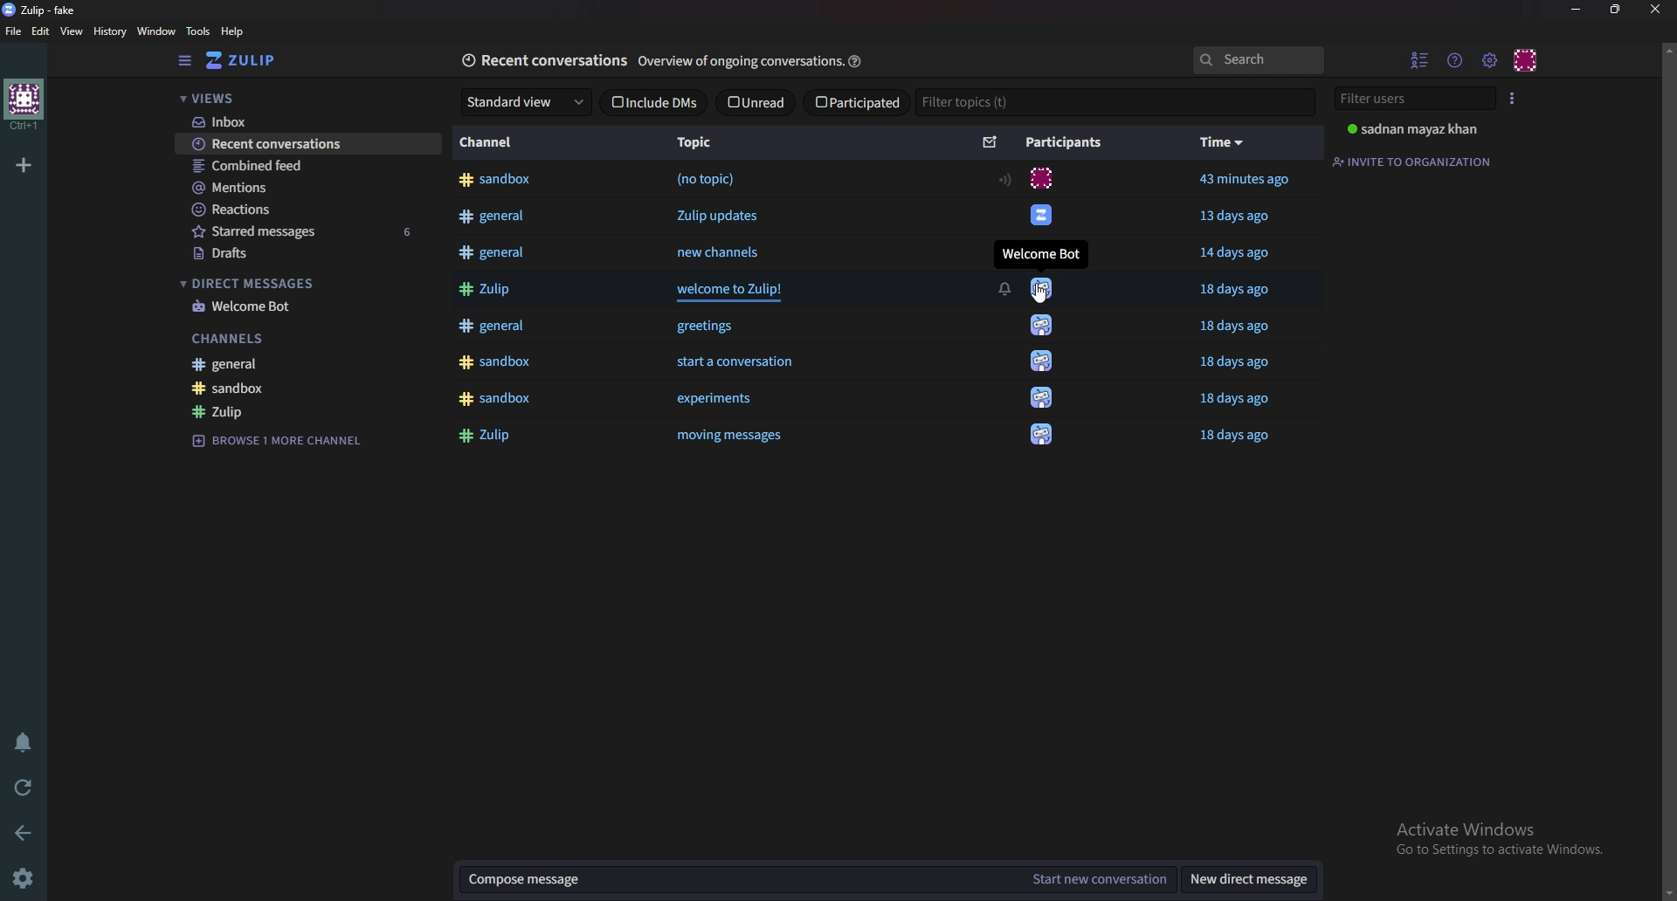  I want to click on ‘moving messages, so click(732, 437).